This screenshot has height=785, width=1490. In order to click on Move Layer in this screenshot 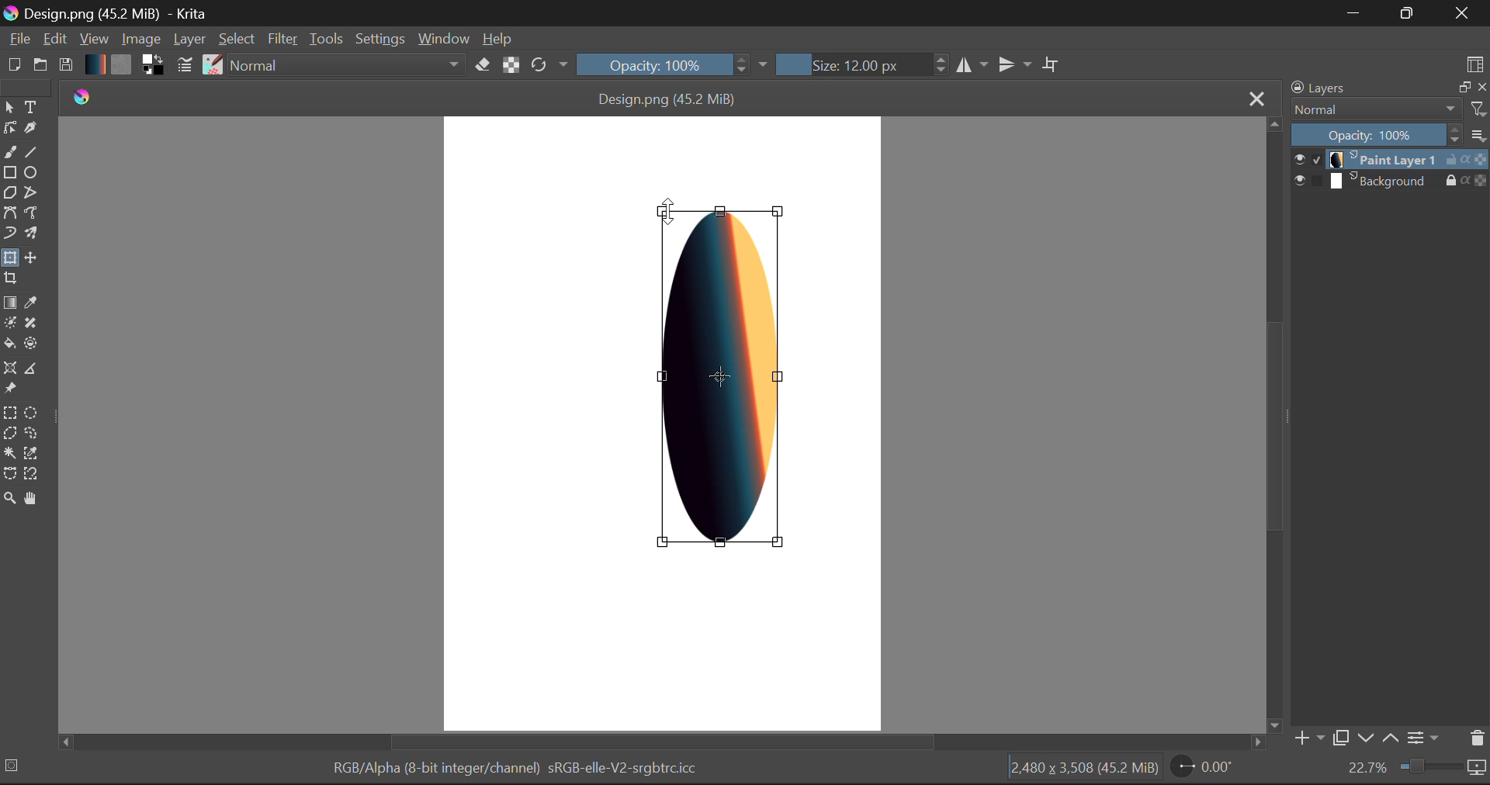, I will do `click(29, 257)`.